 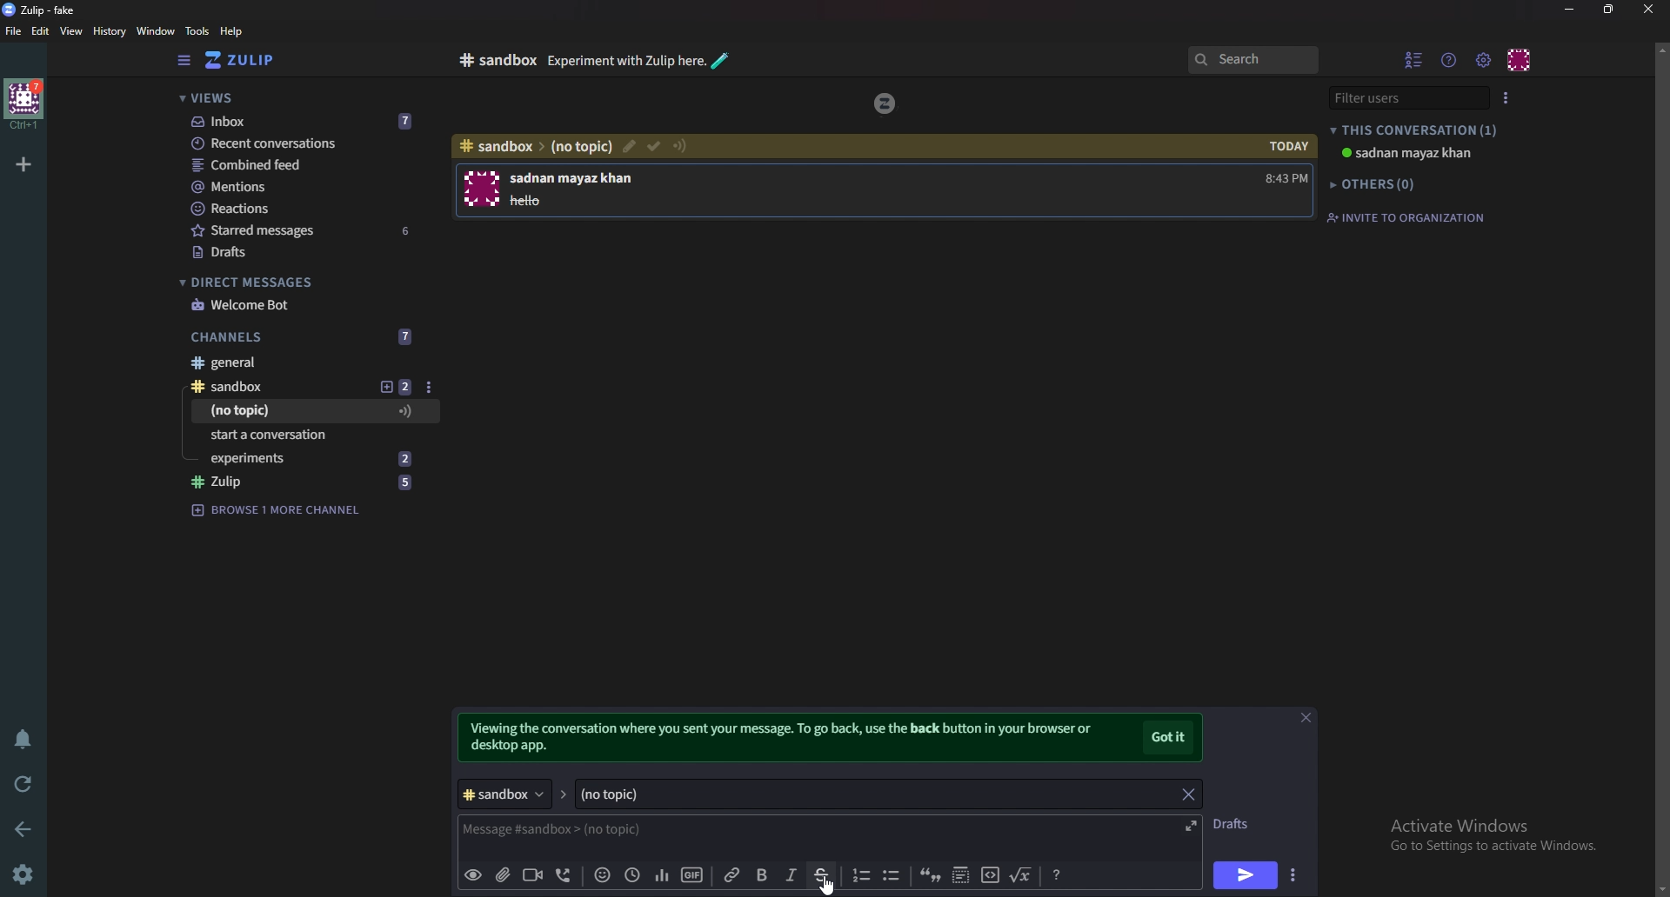 What do you see at coordinates (790, 876) in the screenshot?
I see `Italic` at bounding box center [790, 876].